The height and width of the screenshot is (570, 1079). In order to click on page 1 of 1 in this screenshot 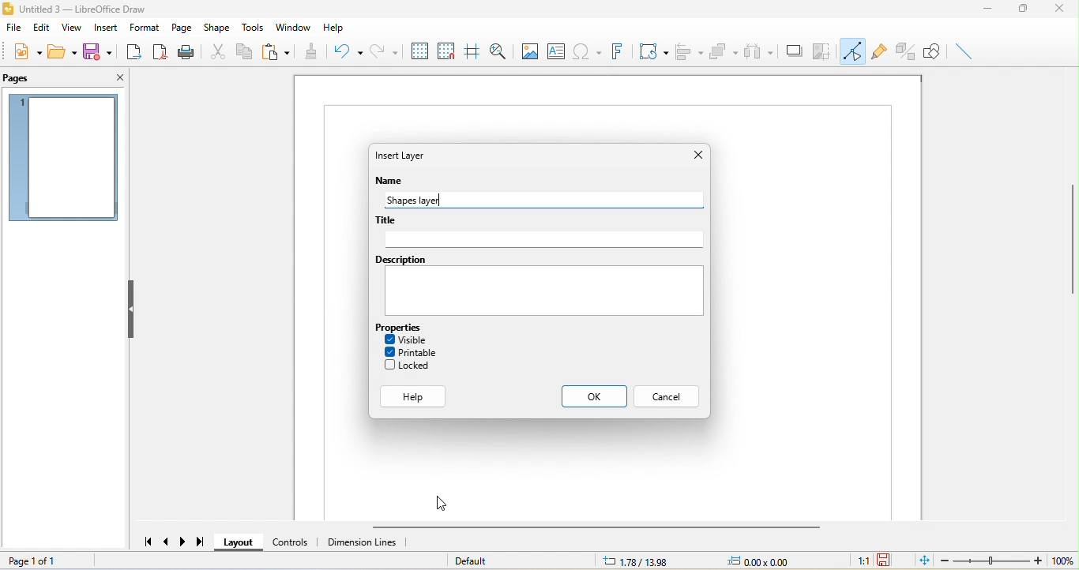, I will do `click(44, 560)`.